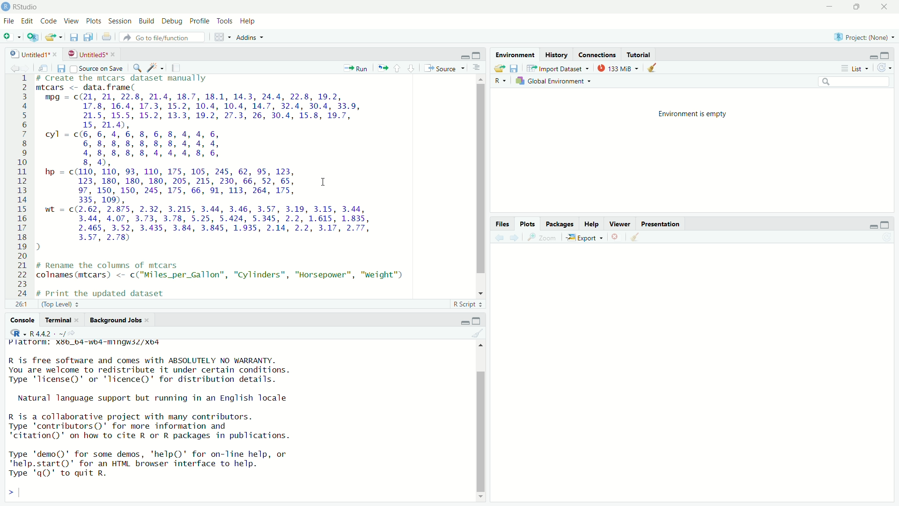  What do you see at coordinates (154, 66) in the screenshot?
I see `spark` at bounding box center [154, 66].